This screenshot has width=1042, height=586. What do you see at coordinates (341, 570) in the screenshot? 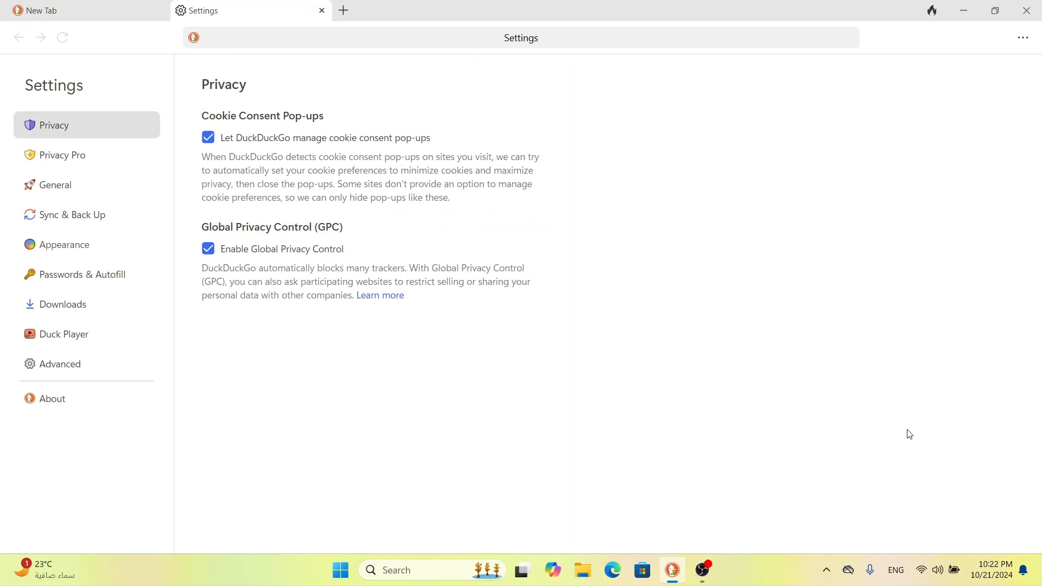
I see `start` at bounding box center [341, 570].